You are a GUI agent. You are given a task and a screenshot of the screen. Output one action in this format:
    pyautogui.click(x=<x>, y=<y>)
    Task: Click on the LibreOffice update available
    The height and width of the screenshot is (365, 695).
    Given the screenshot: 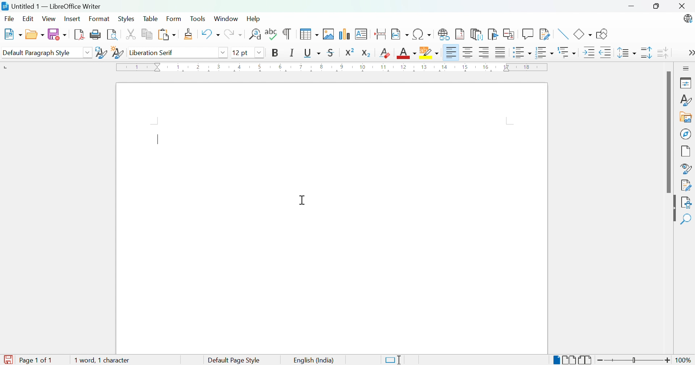 What is the action you would take?
    pyautogui.click(x=685, y=20)
    